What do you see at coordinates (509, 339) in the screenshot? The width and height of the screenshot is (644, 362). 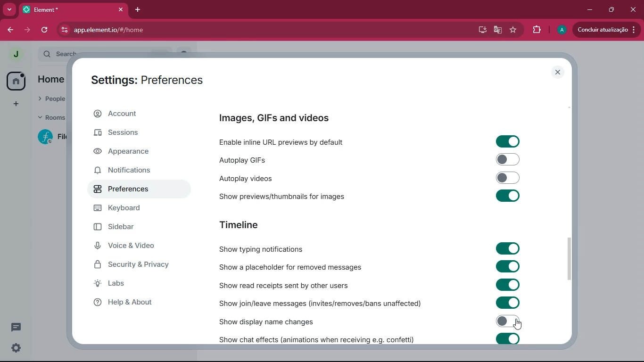 I see `toggle on/off` at bounding box center [509, 339].